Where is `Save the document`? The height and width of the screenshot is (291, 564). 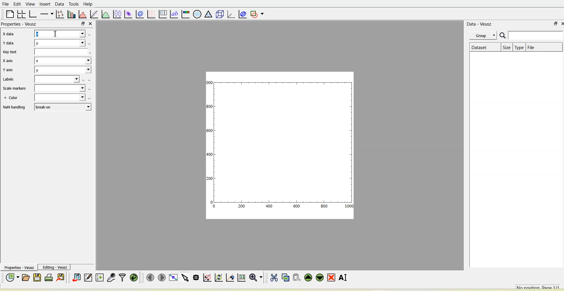
Save the document is located at coordinates (37, 278).